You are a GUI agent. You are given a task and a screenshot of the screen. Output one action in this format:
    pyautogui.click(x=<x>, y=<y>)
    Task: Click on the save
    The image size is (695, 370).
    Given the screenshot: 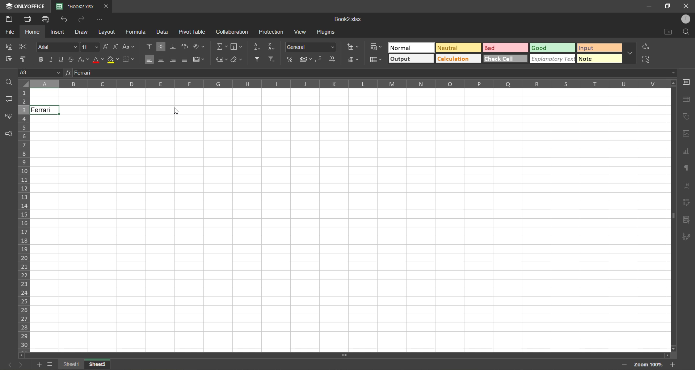 What is the action you would take?
    pyautogui.click(x=10, y=19)
    